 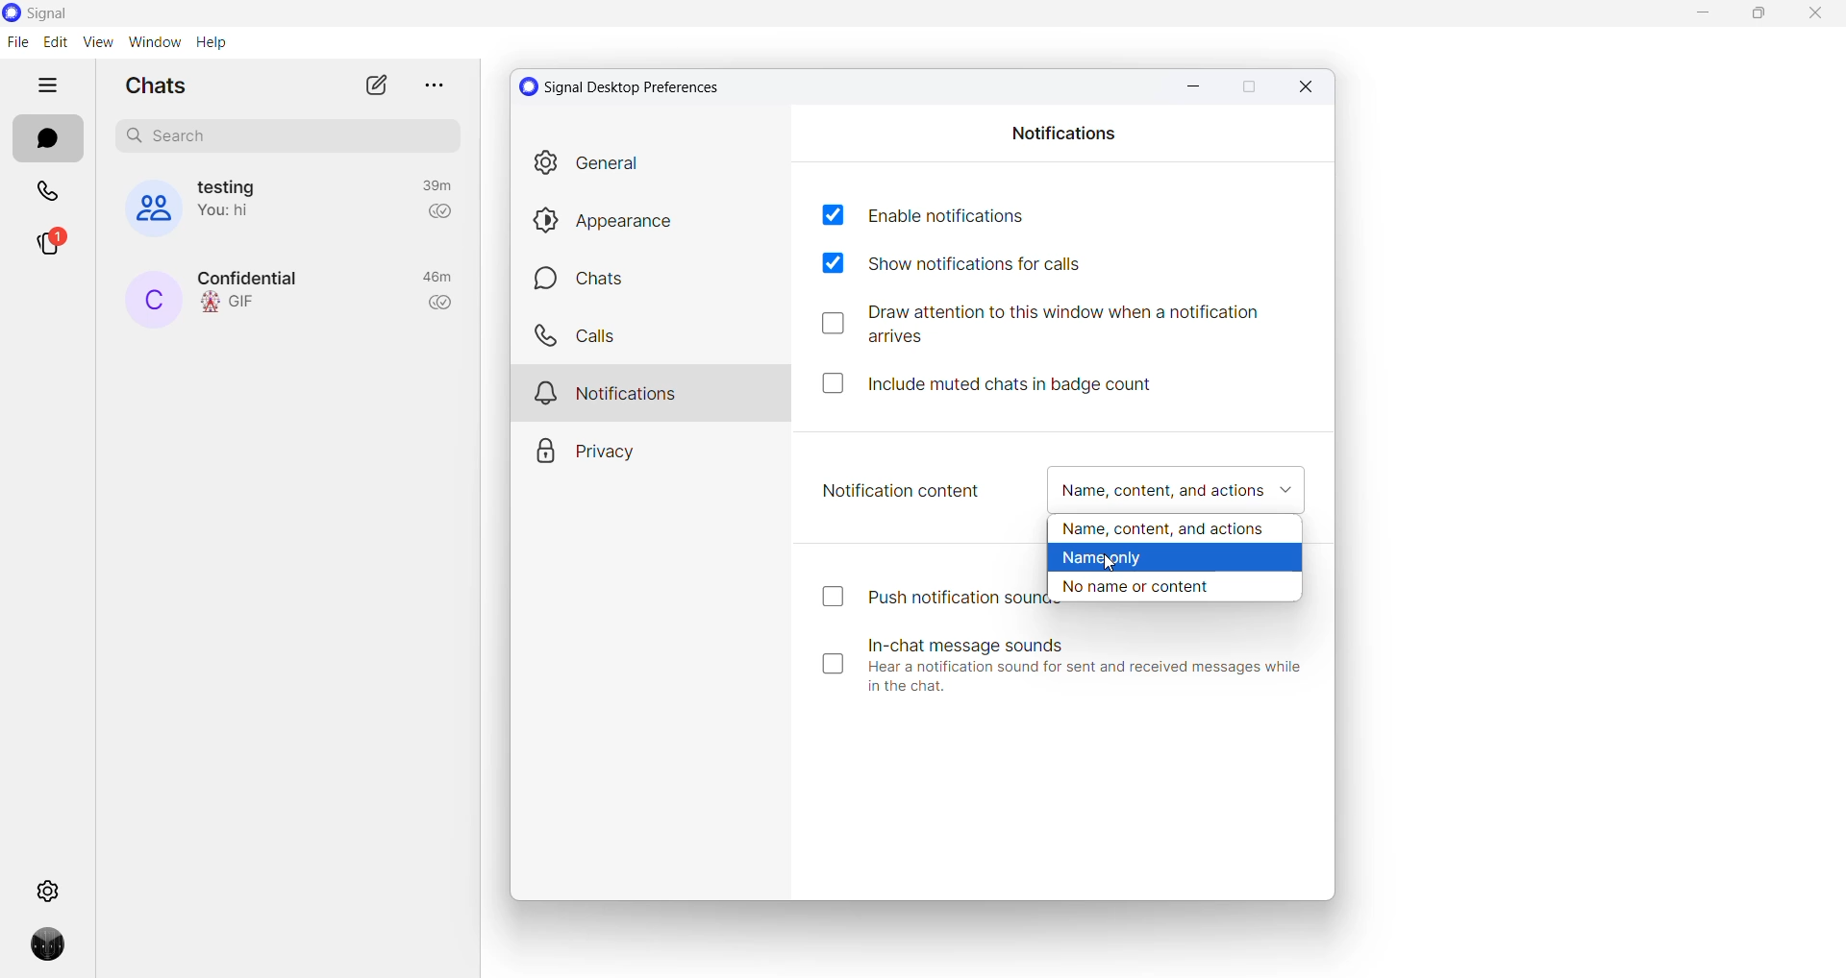 What do you see at coordinates (54, 43) in the screenshot?
I see `edit` at bounding box center [54, 43].